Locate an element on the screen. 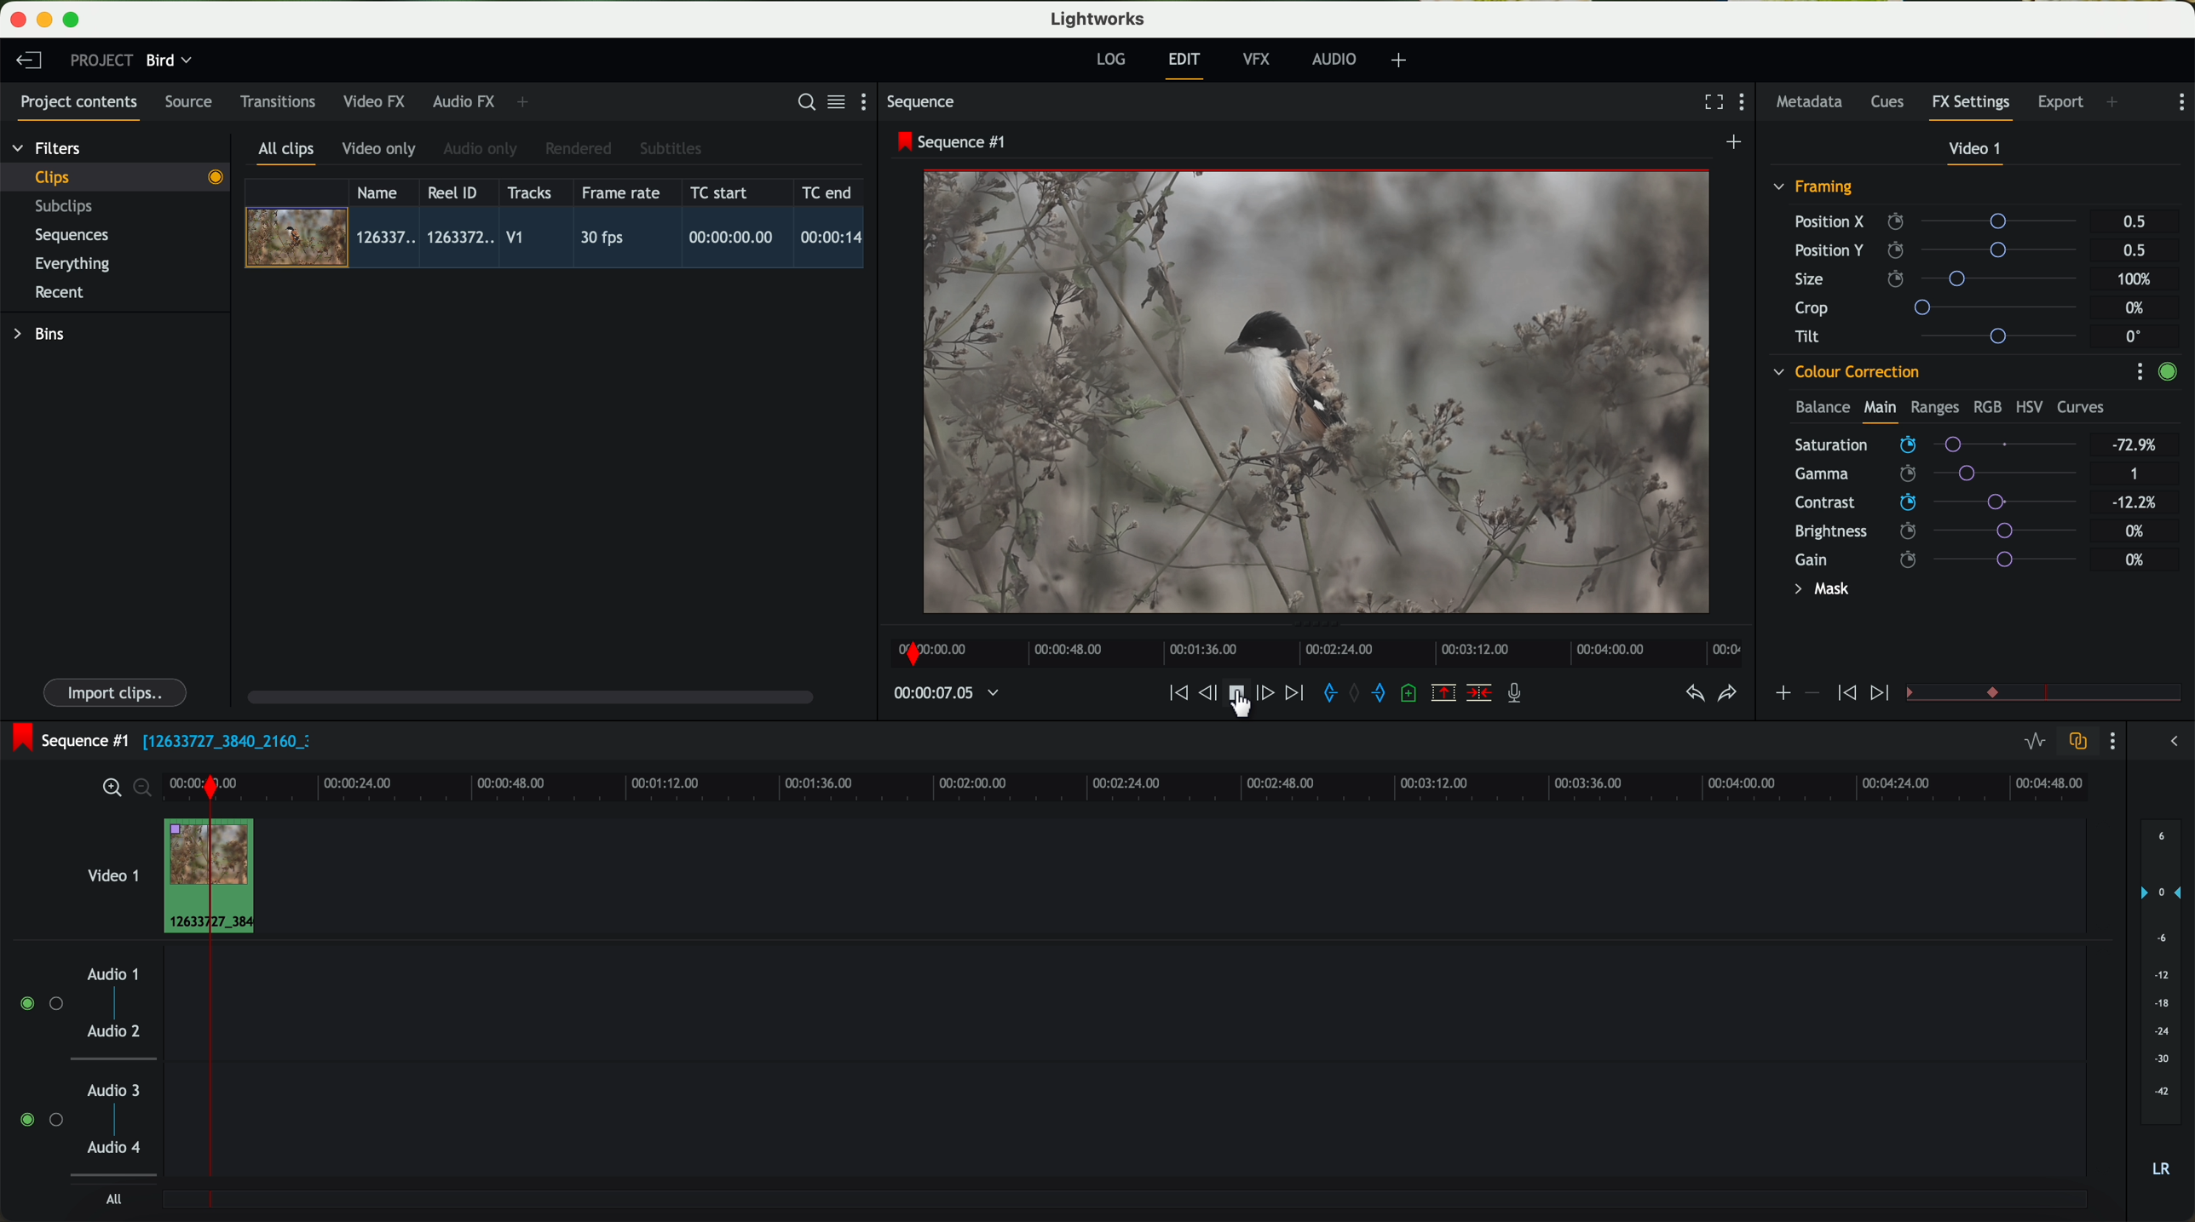  bins is located at coordinates (42, 335).